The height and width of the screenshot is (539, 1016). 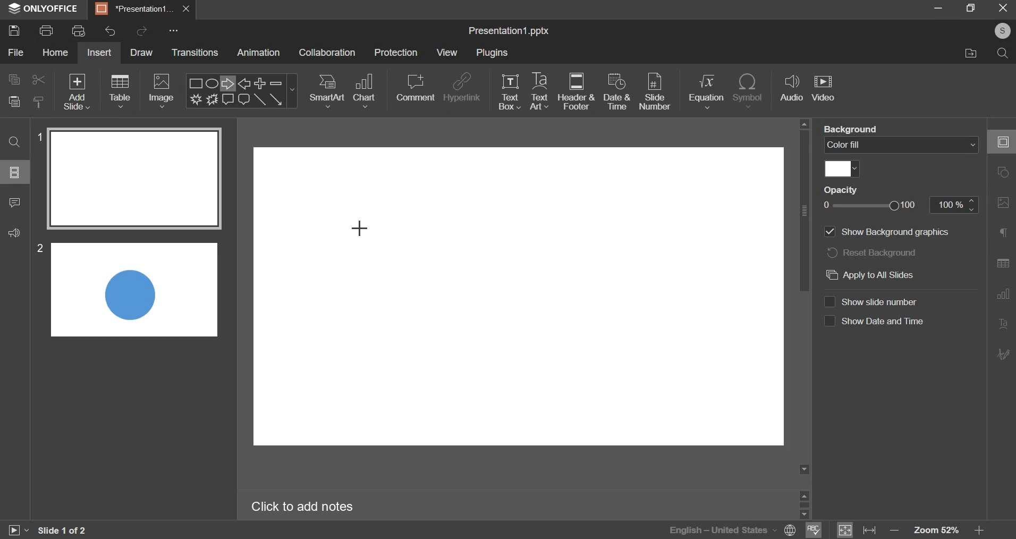 What do you see at coordinates (228, 83) in the screenshot?
I see `Right arrow` at bounding box center [228, 83].